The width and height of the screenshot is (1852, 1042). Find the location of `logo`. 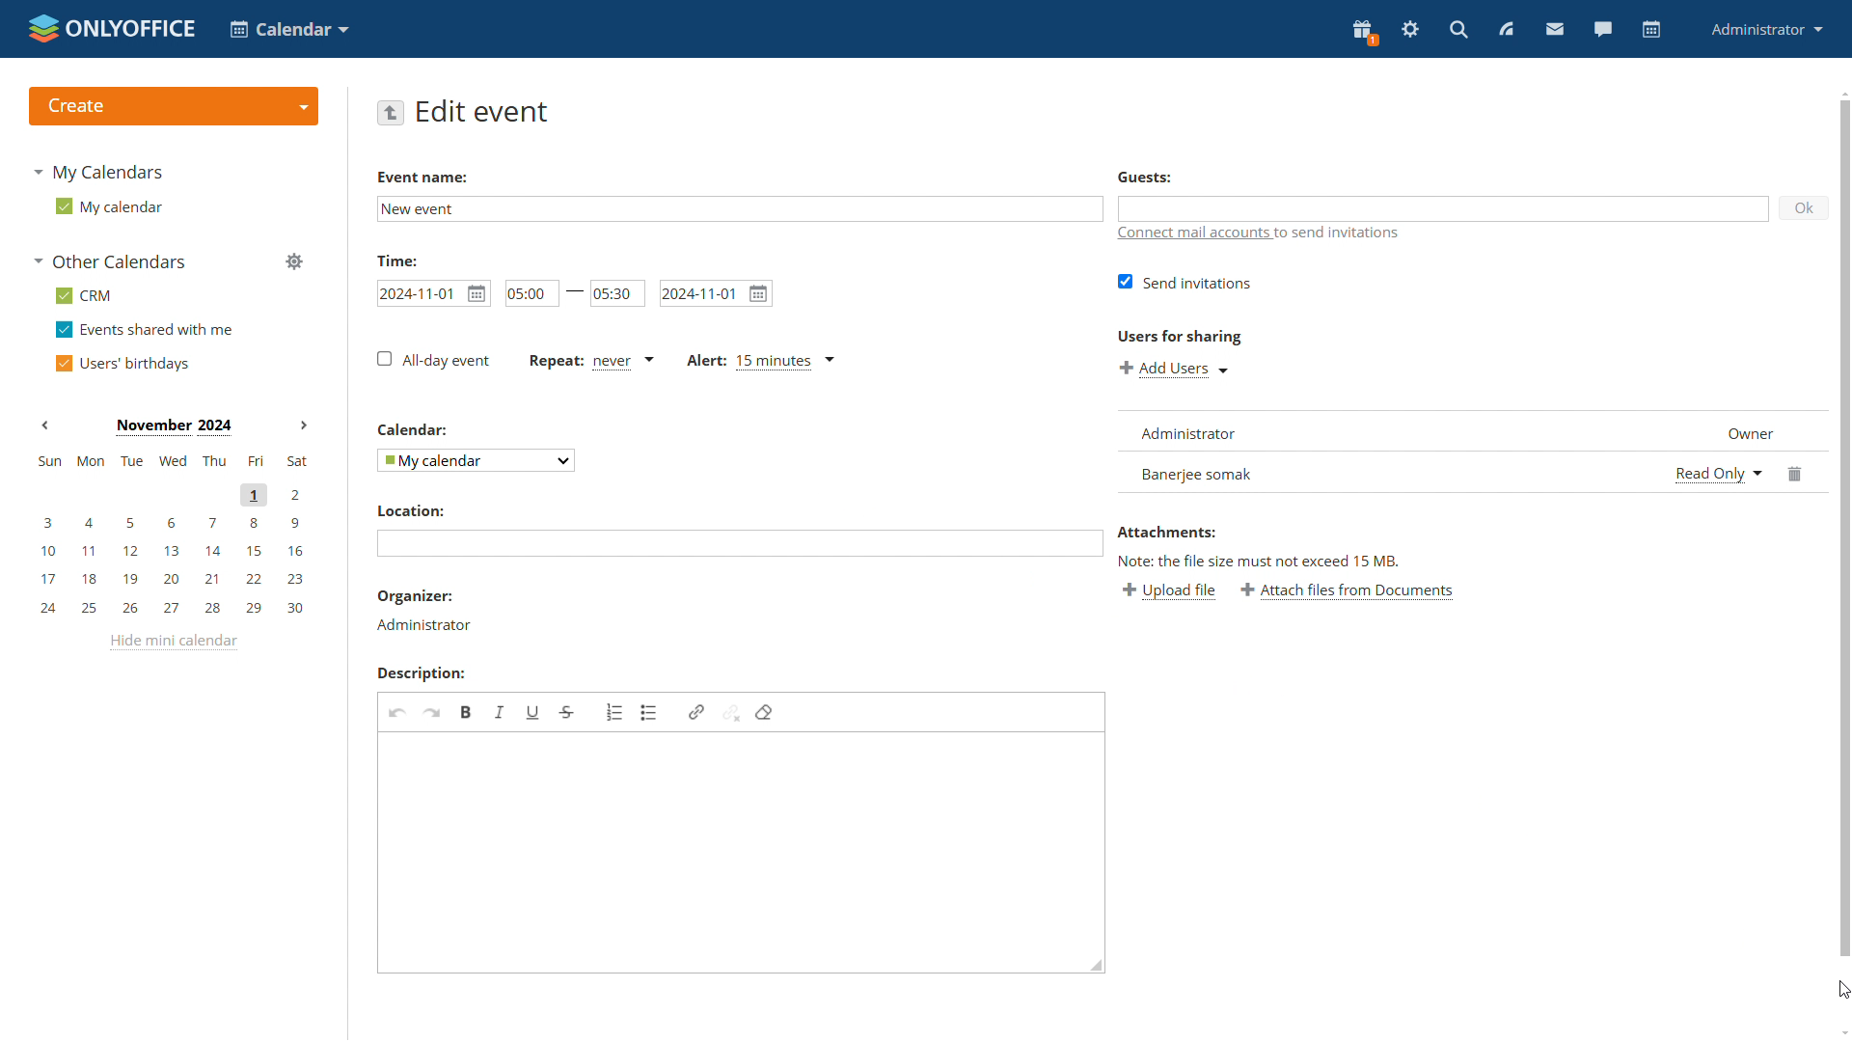

logo is located at coordinates (113, 29).